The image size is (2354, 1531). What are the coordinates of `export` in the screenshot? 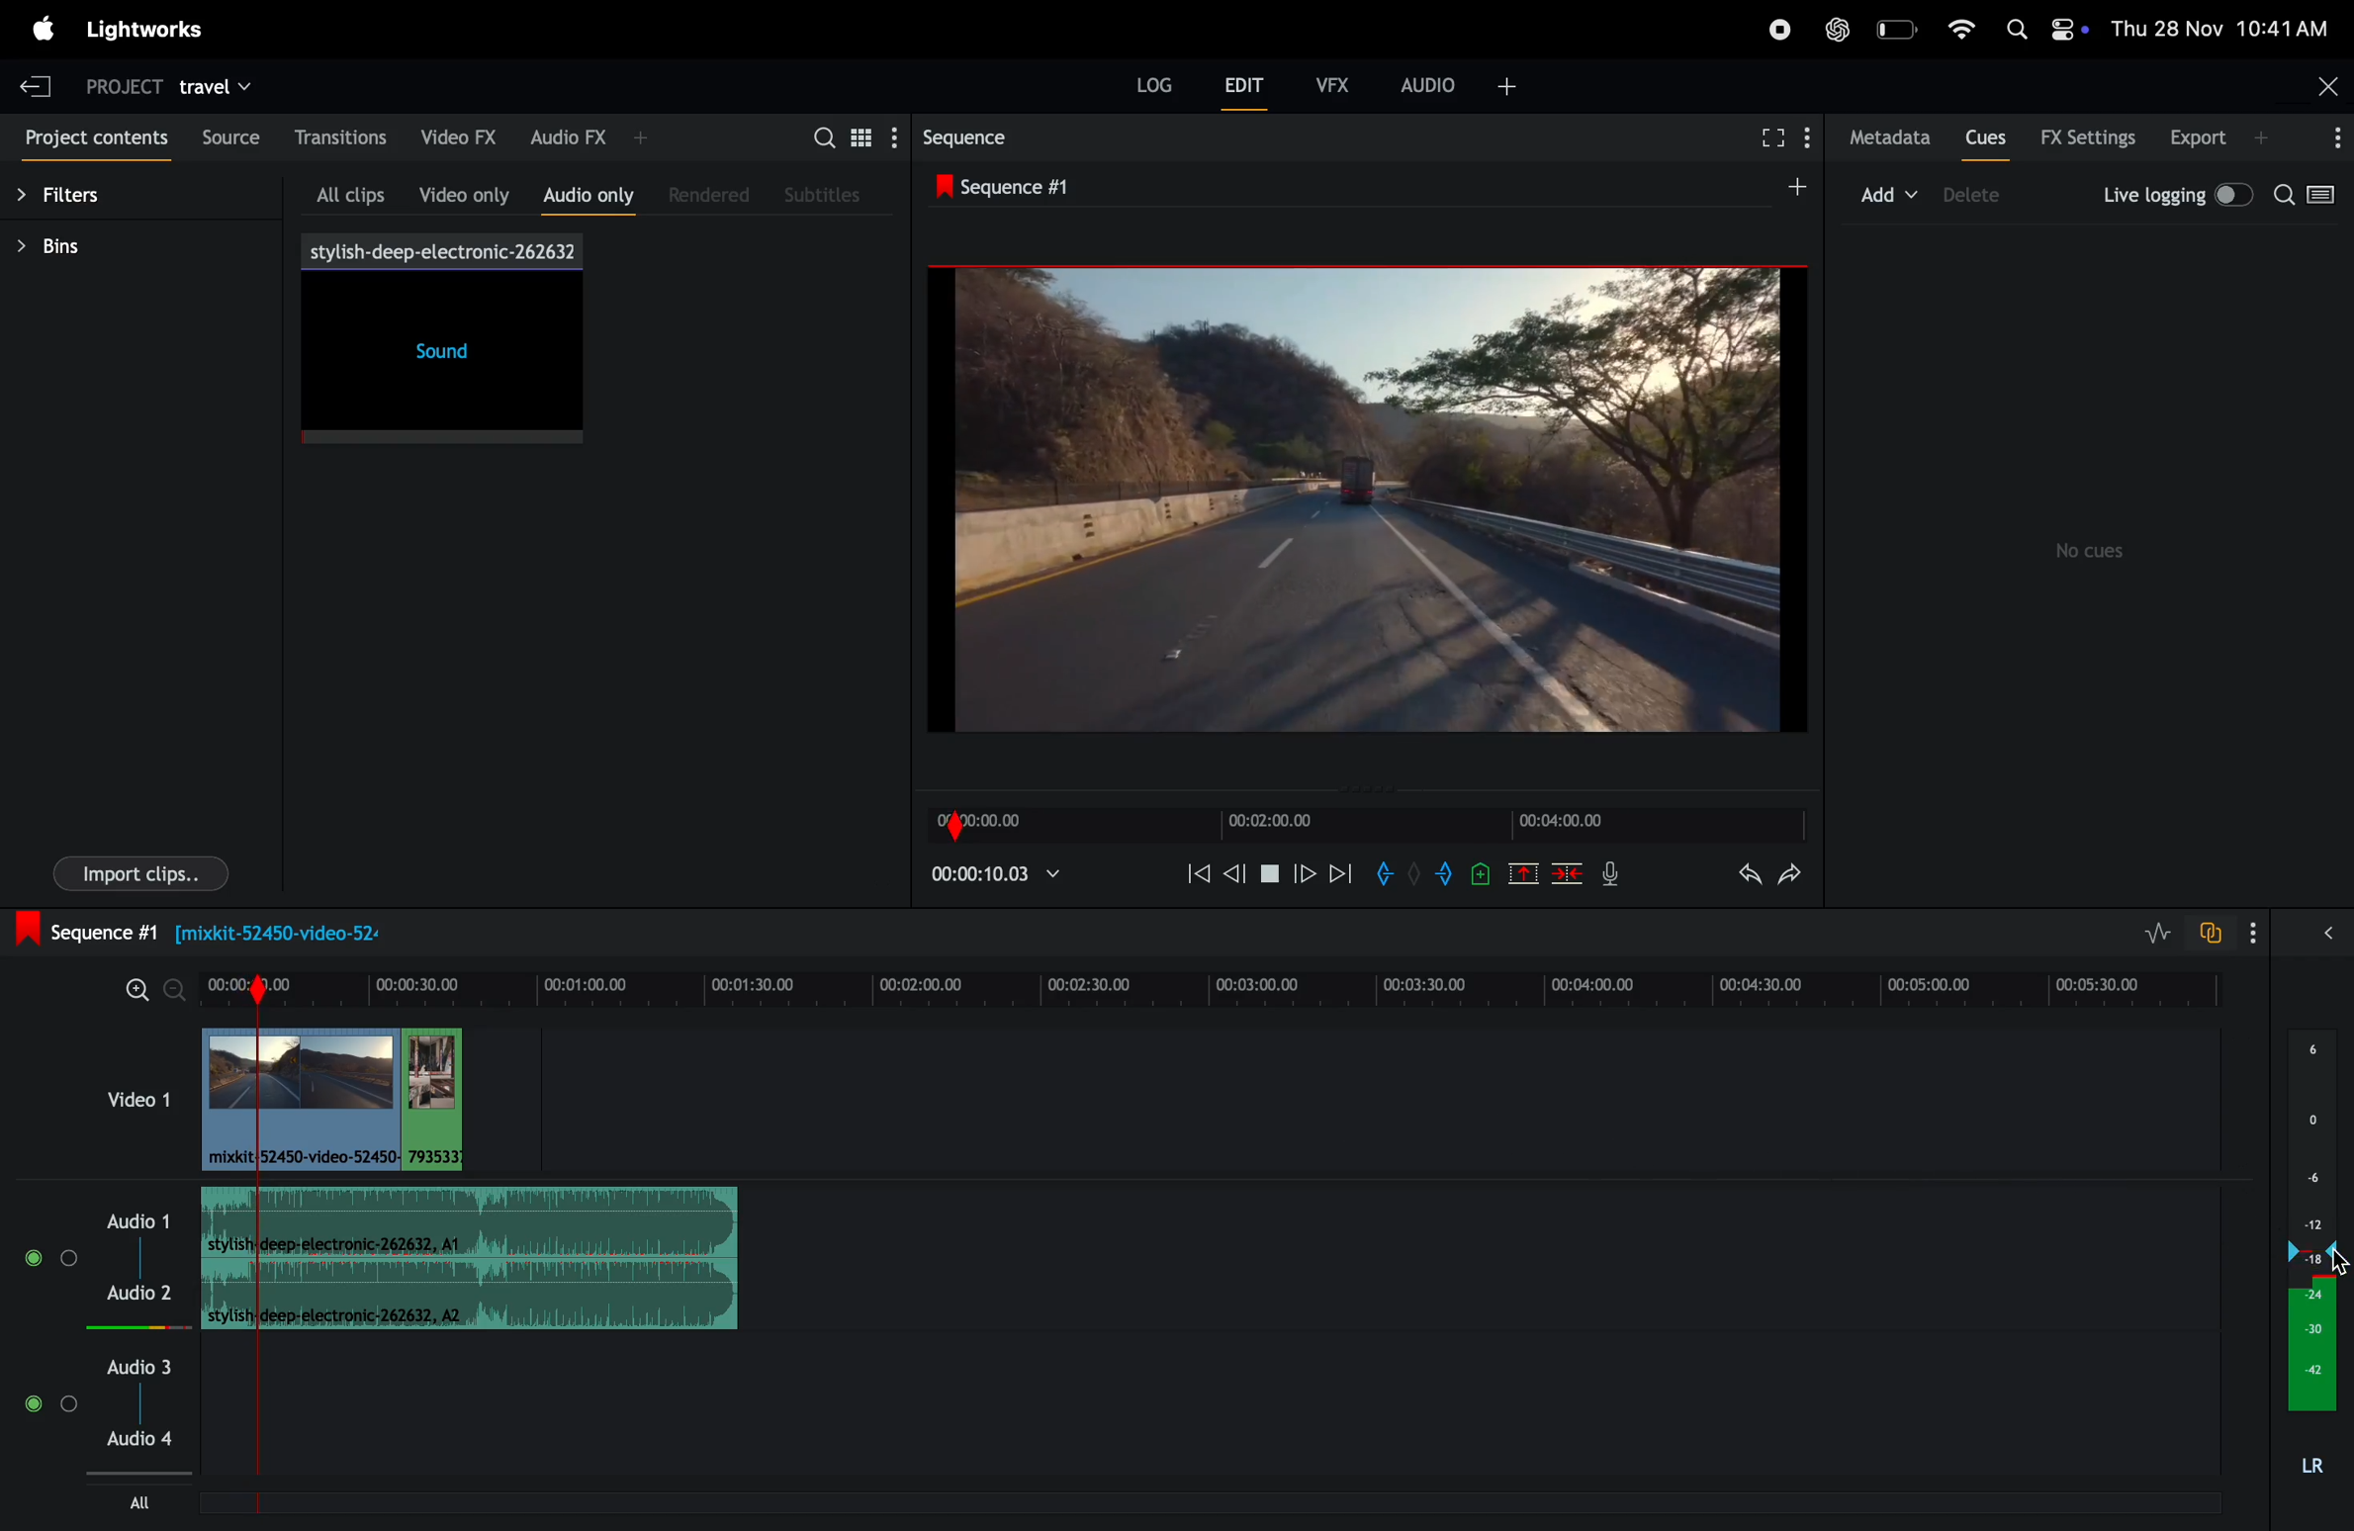 It's located at (2219, 137).